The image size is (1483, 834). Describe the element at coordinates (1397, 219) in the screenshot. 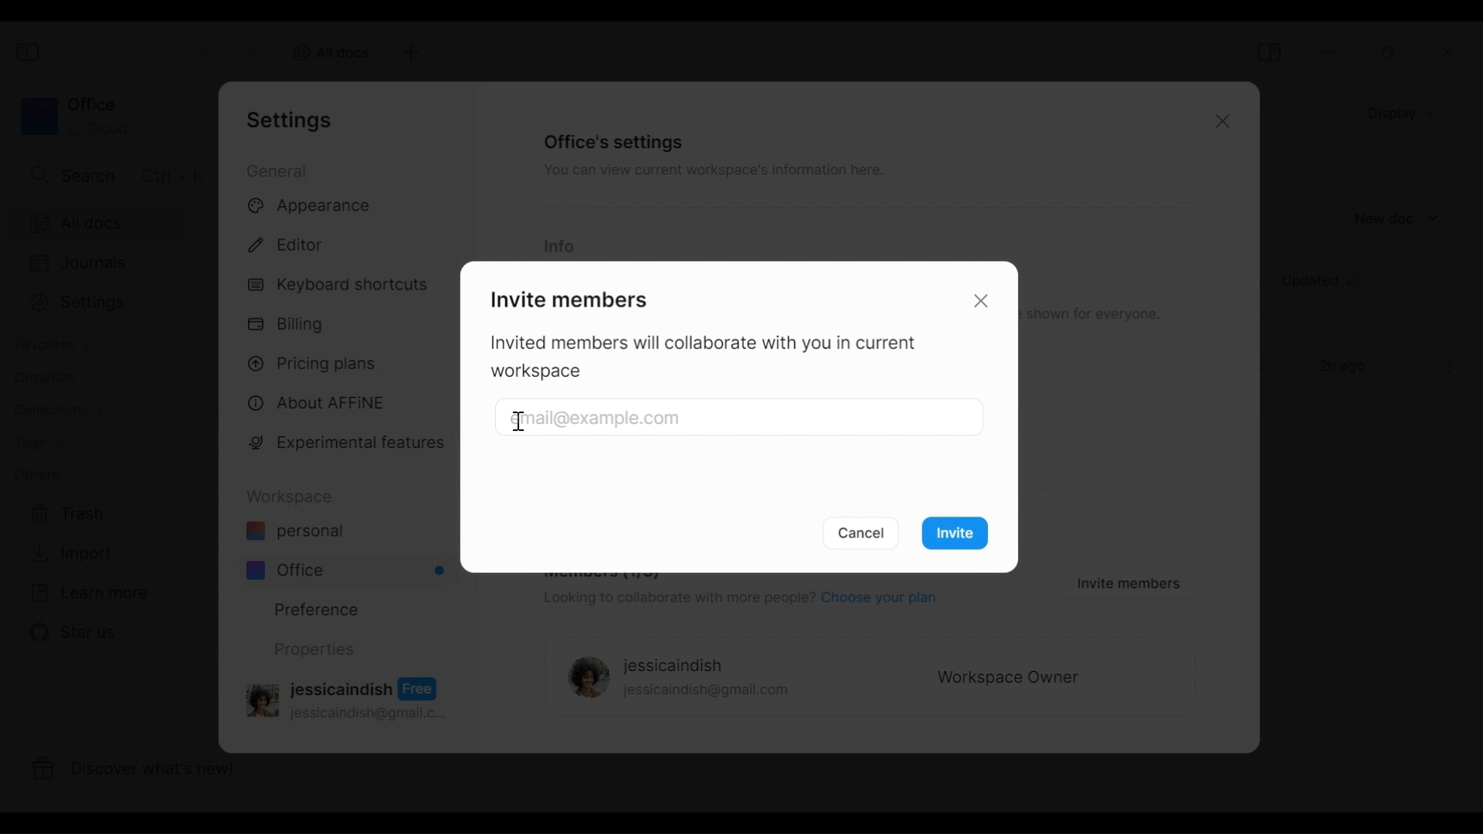

I see `New document` at that location.